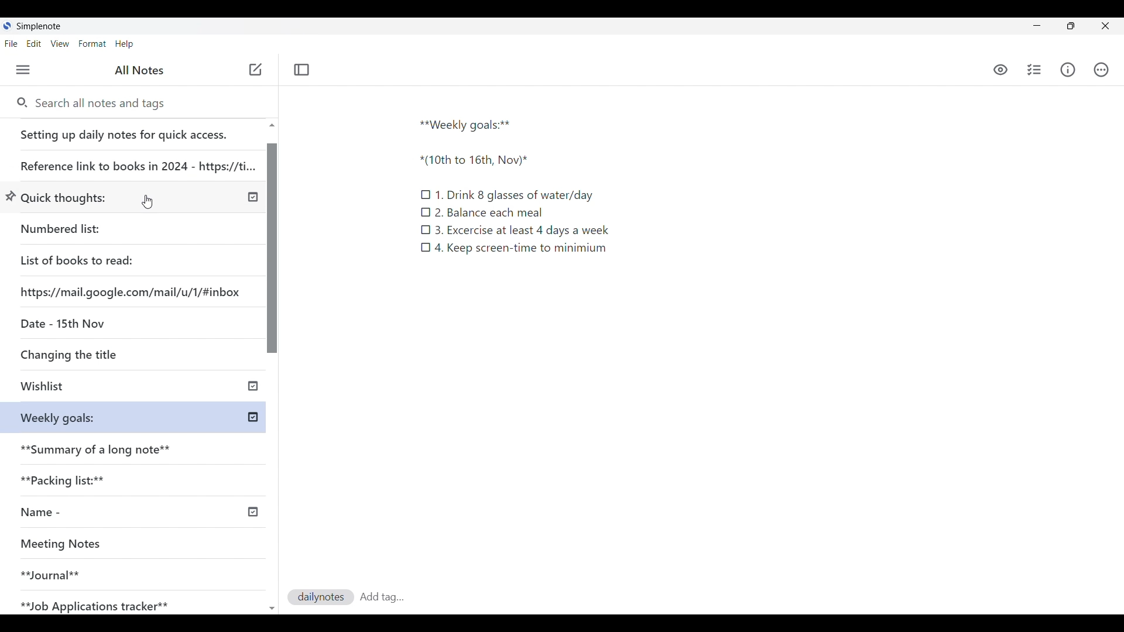 The width and height of the screenshot is (1124, 632). What do you see at coordinates (138, 478) in the screenshot?
I see `Packing lists` at bounding box center [138, 478].